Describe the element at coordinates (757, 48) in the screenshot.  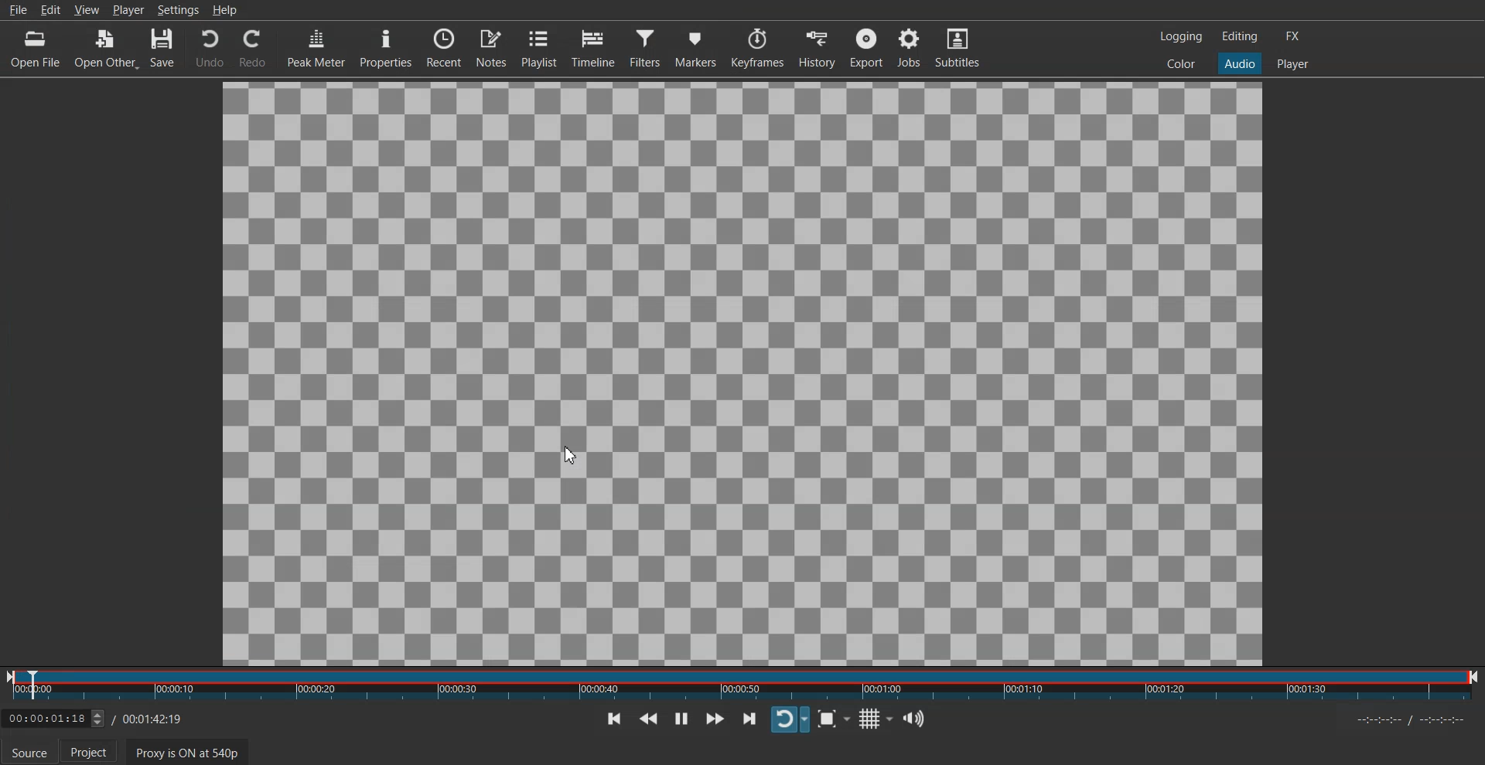
I see `Keyframe` at that location.